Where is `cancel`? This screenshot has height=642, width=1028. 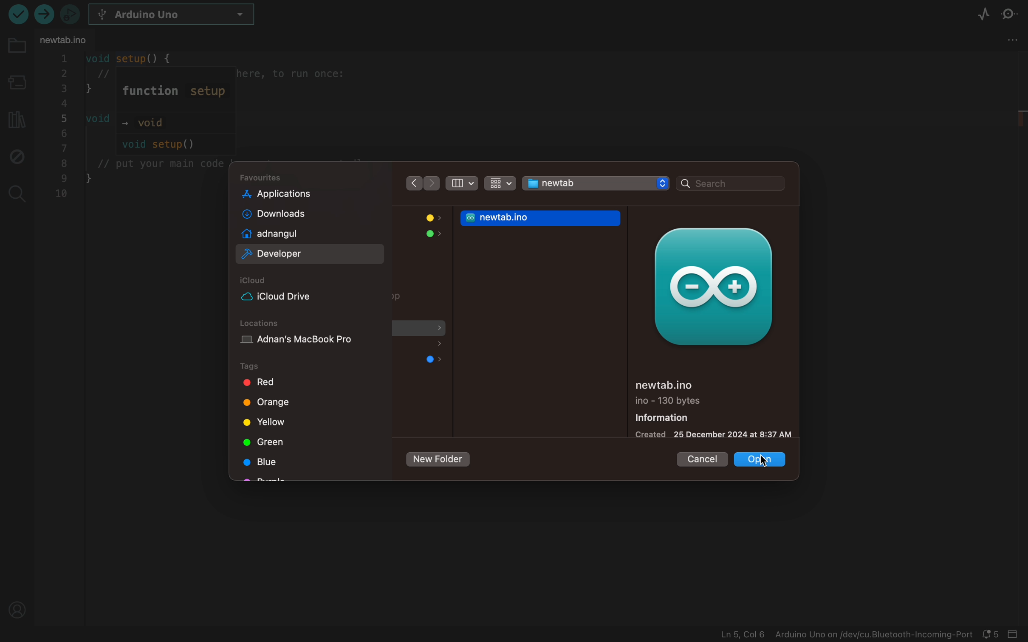
cancel is located at coordinates (699, 458).